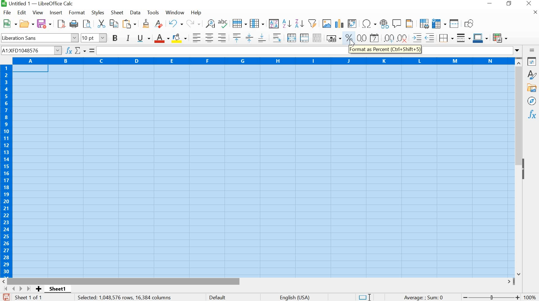 This screenshot has height=301, width=539. Describe the element at coordinates (38, 12) in the screenshot. I see `VIEW` at that location.